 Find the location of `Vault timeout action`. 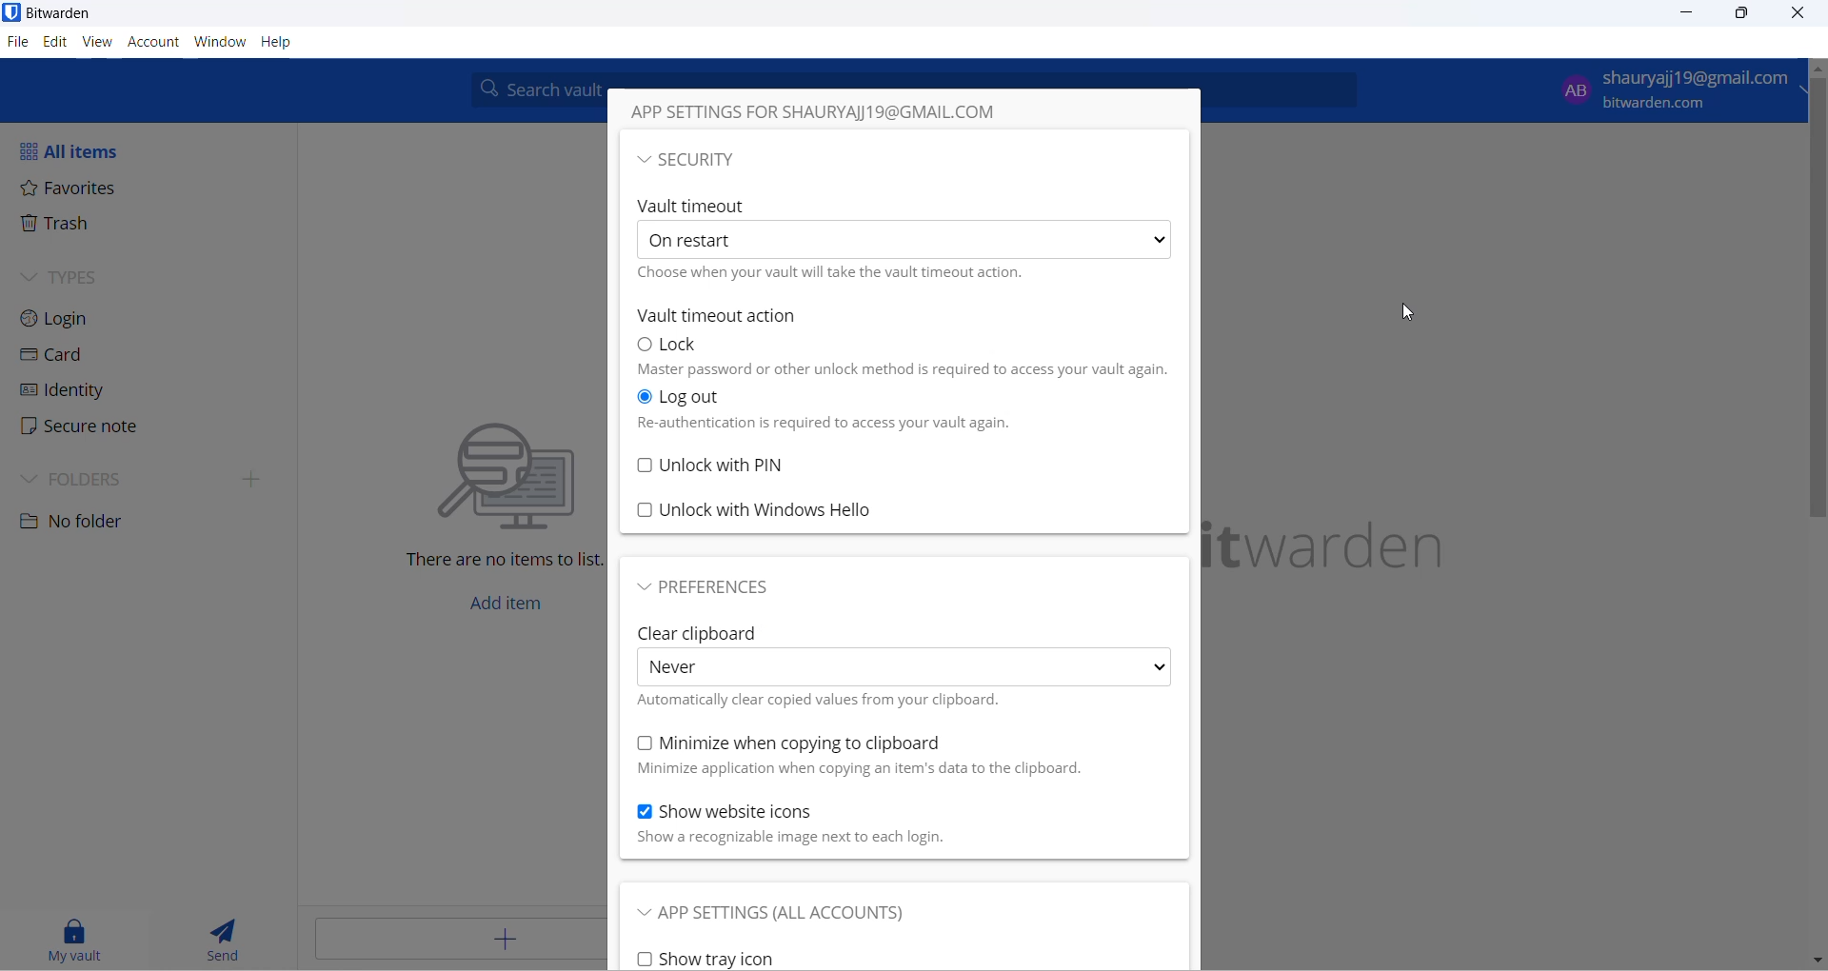

Vault timeout action is located at coordinates (714, 316).